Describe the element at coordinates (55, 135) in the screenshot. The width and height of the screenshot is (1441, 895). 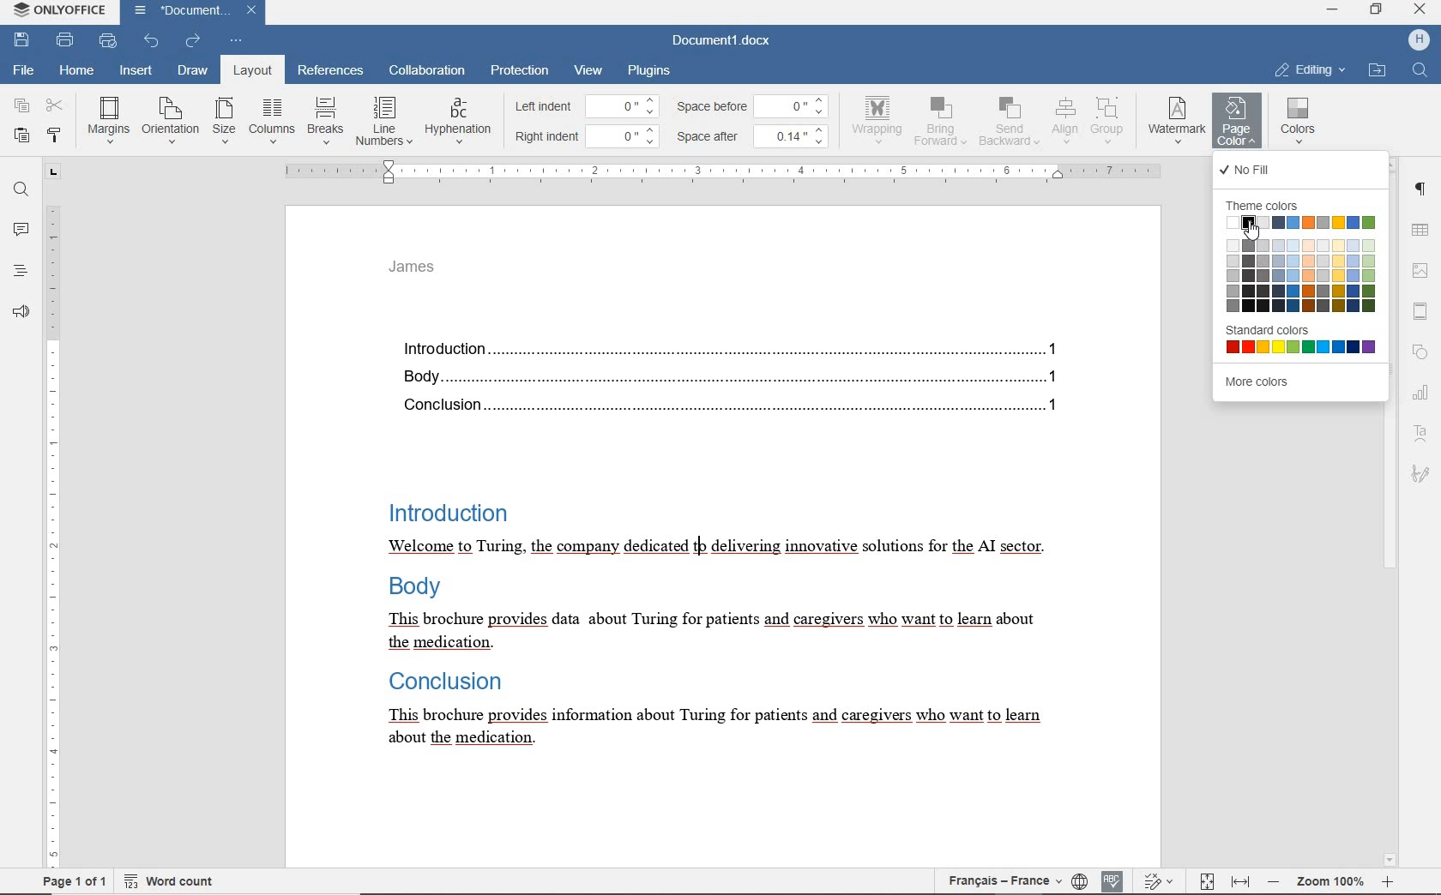
I see `copy style` at that location.